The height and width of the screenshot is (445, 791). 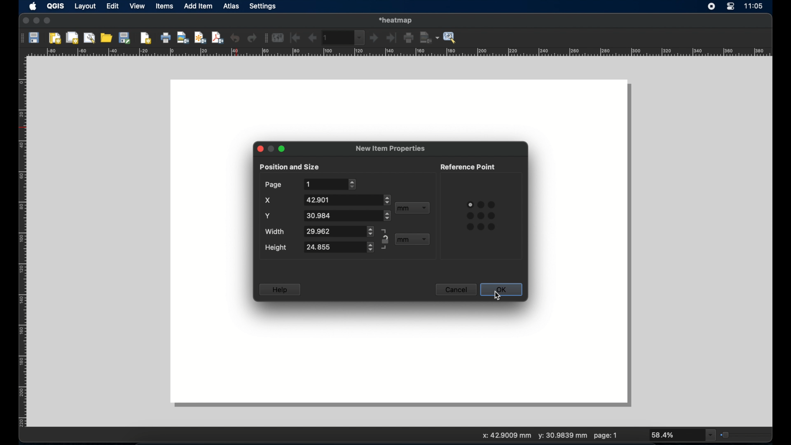 What do you see at coordinates (480, 215) in the screenshot?
I see `reference point` at bounding box center [480, 215].